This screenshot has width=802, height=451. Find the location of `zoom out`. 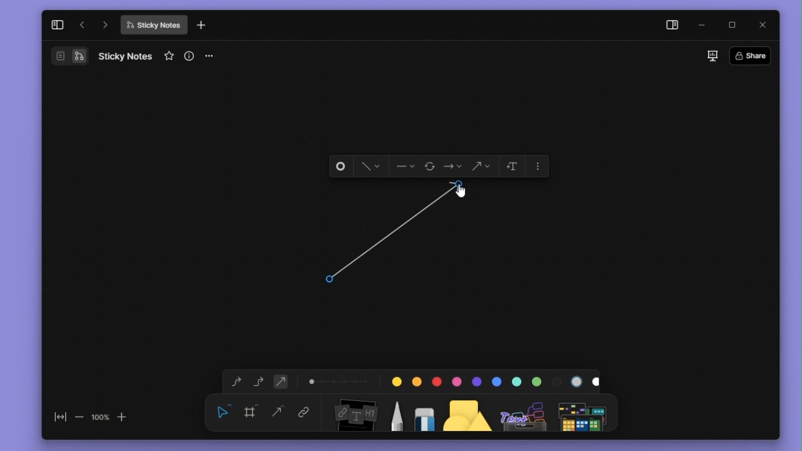

zoom out is located at coordinates (78, 417).